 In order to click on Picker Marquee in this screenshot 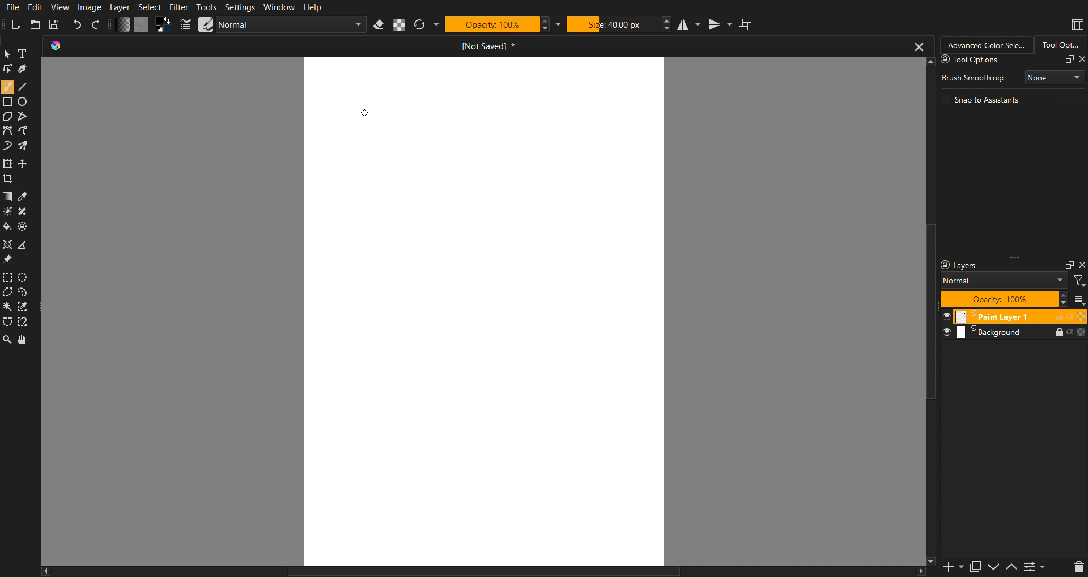, I will do `click(27, 307)`.